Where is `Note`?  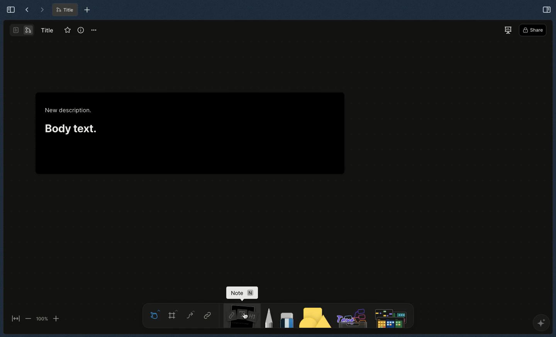 Note is located at coordinates (242, 293).